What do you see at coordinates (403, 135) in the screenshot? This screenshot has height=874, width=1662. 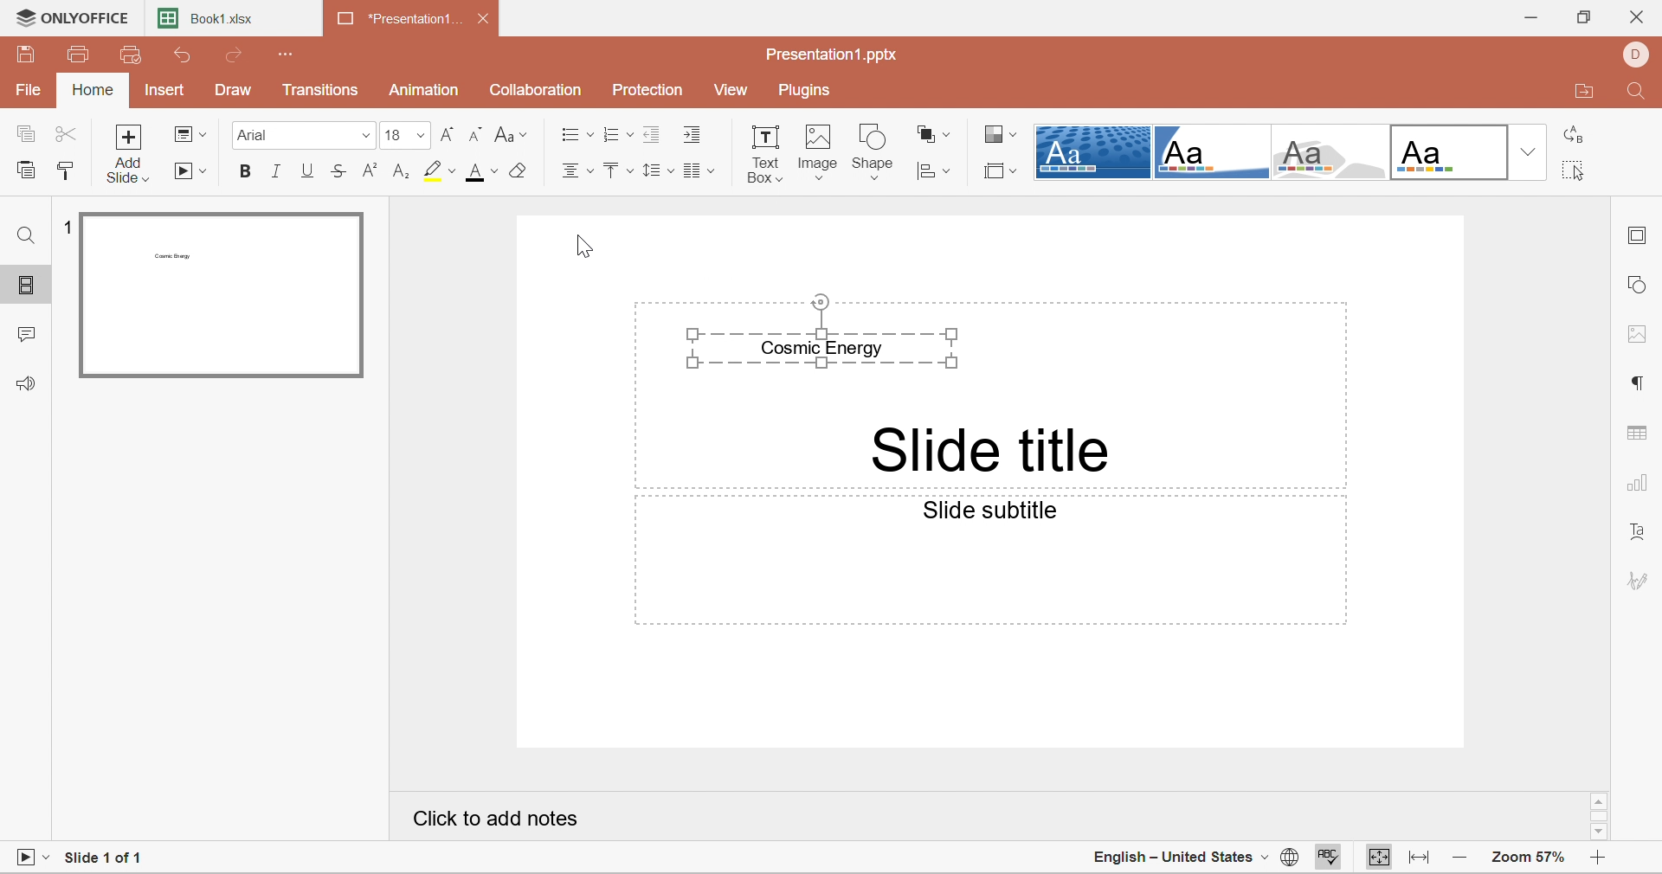 I see `18` at bounding box center [403, 135].